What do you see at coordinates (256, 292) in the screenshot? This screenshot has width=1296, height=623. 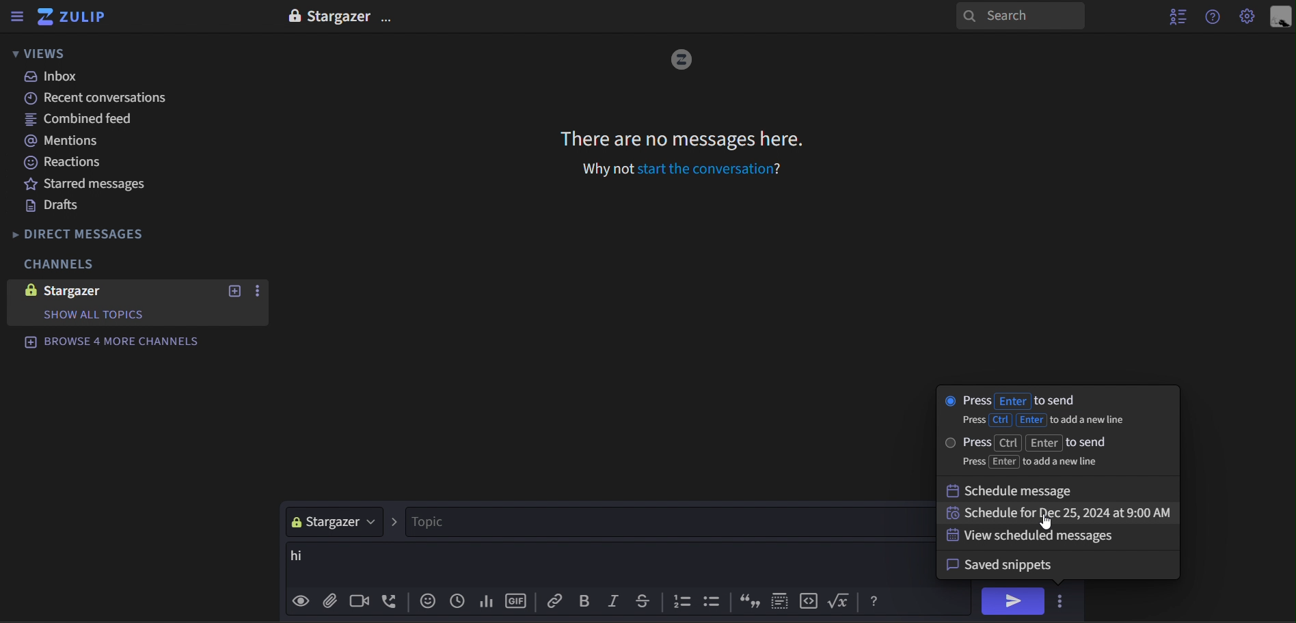 I see `options` at bounding box center [256, 292].